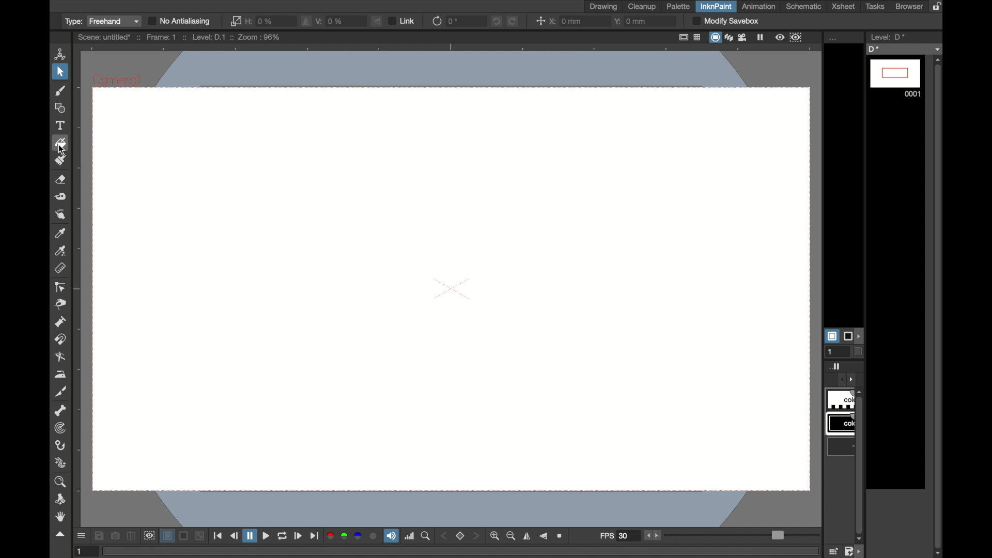 The height and width of the screenshot is (558, 992). What do you see at coordinates (887, 36) in the screenshot?
I see `level` at bounding box center [887, 36].